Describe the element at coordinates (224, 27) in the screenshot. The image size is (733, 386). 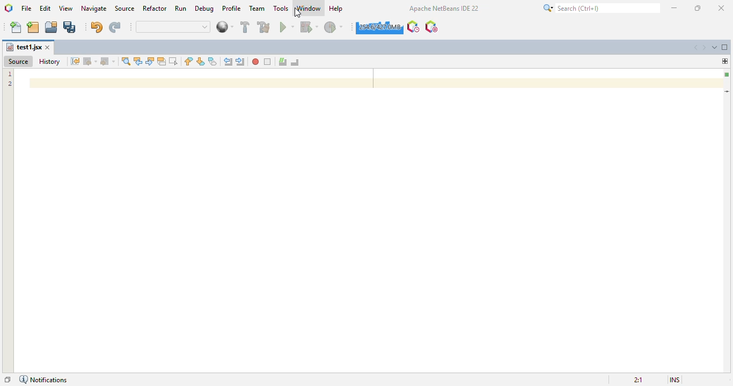
I see `web browser` at that location.